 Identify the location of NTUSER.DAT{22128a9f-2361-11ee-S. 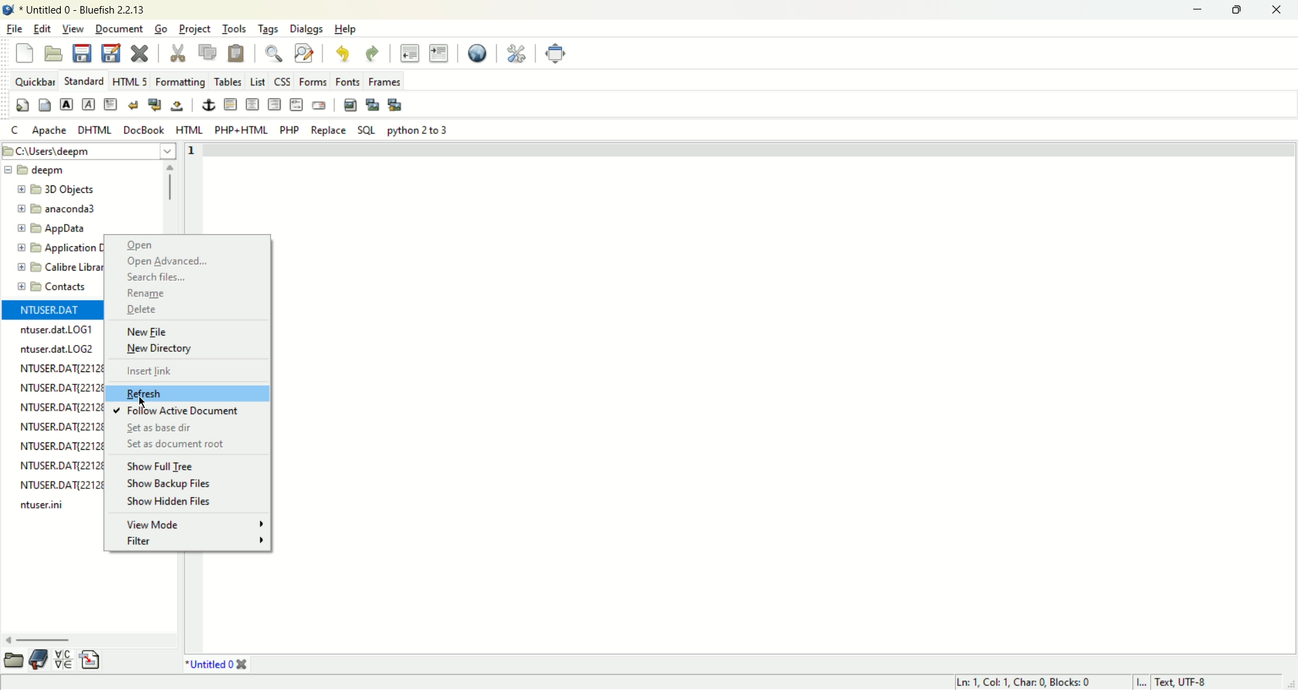
(62, 425).